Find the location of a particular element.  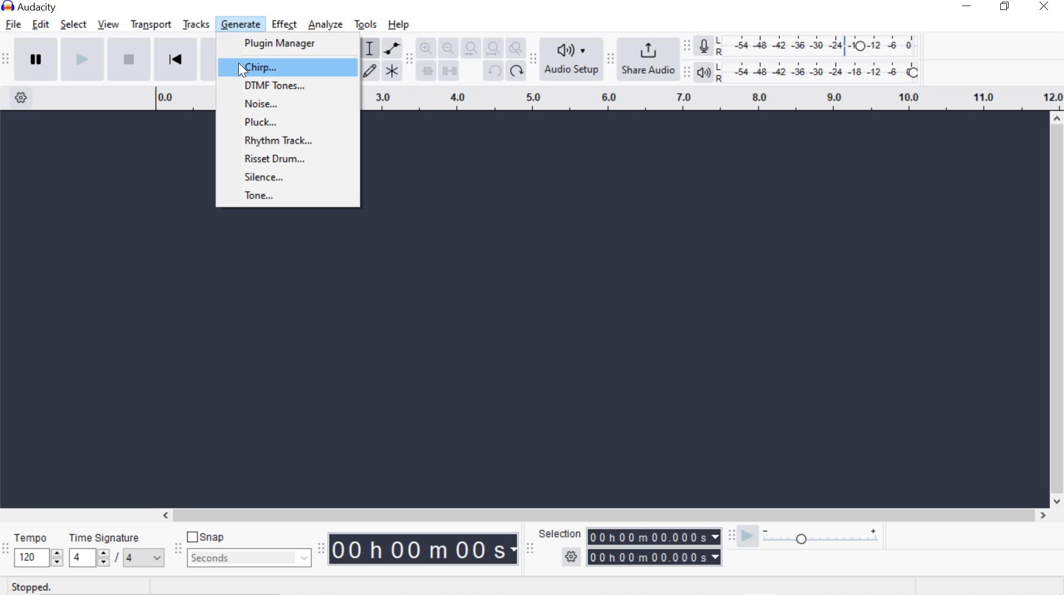

Transport toolbar is located at coordinates (6, 60).